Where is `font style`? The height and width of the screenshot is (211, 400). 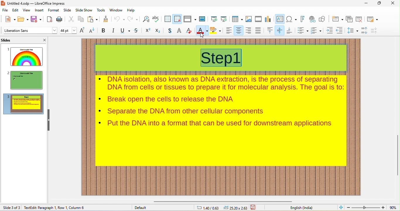 font style is located at coordinates (30, 31).